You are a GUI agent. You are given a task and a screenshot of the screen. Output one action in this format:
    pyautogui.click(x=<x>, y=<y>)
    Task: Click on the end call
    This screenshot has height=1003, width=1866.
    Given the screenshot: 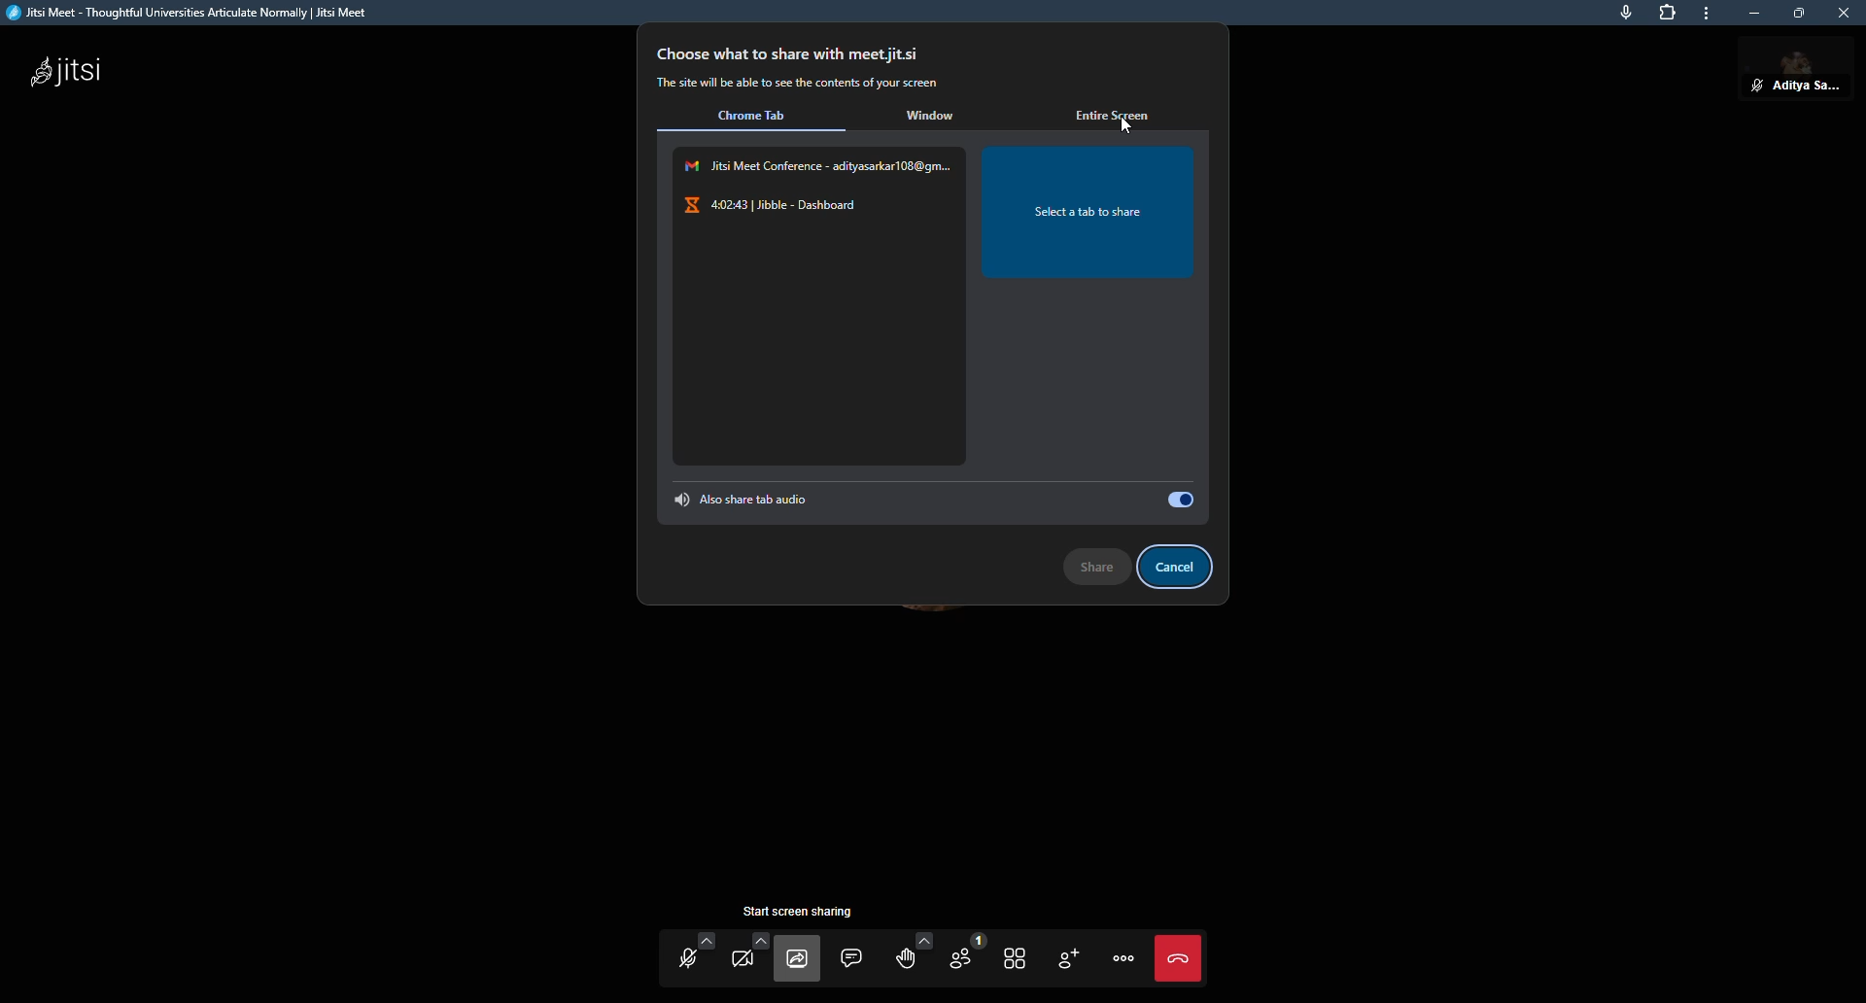 What is the action you would take?
    pyautogui.click(x=1183, y=958)
    